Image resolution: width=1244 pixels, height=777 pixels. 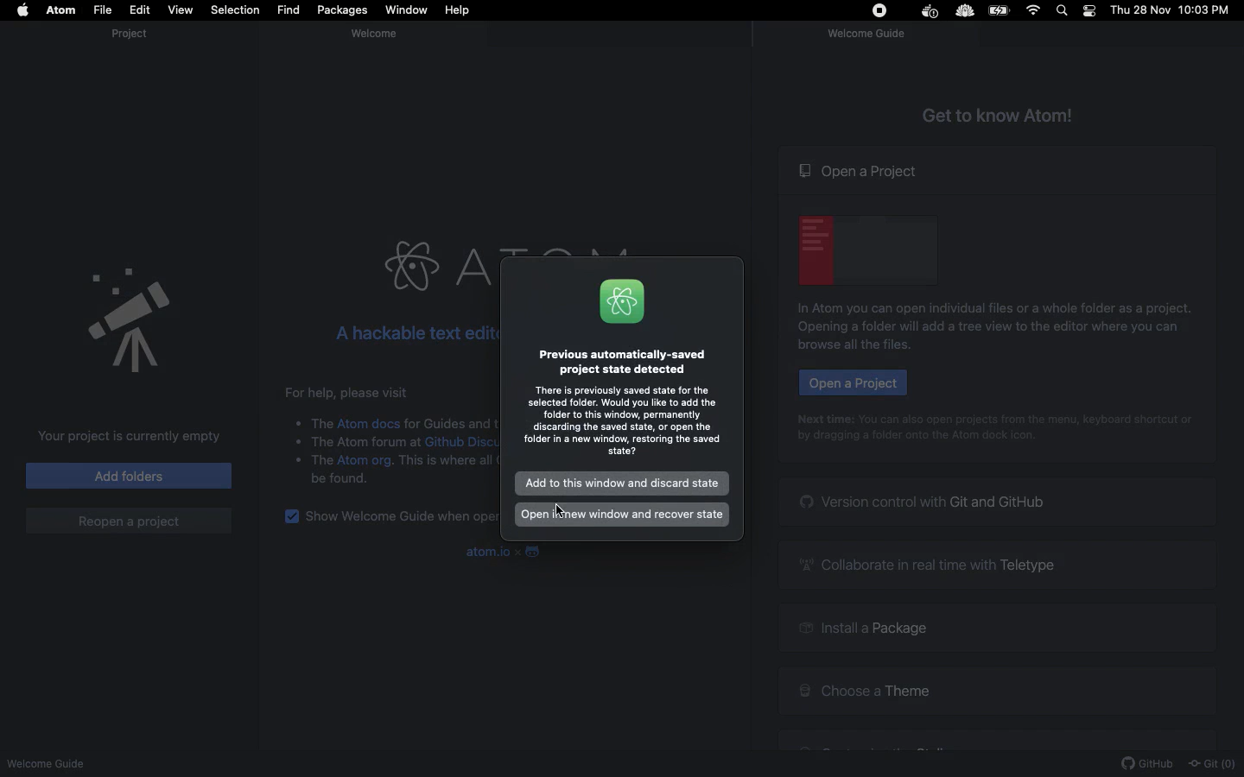 I want to click on Instructional text, so click(x=622, y=361).